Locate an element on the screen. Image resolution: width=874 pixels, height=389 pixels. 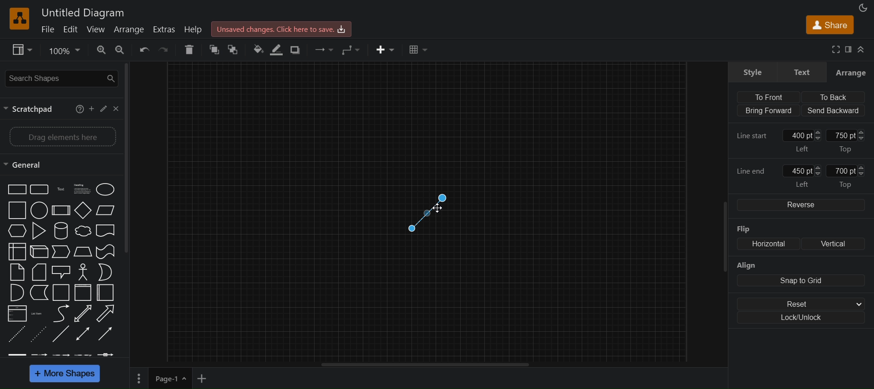
bring forward is located at coordinates (767, 111).